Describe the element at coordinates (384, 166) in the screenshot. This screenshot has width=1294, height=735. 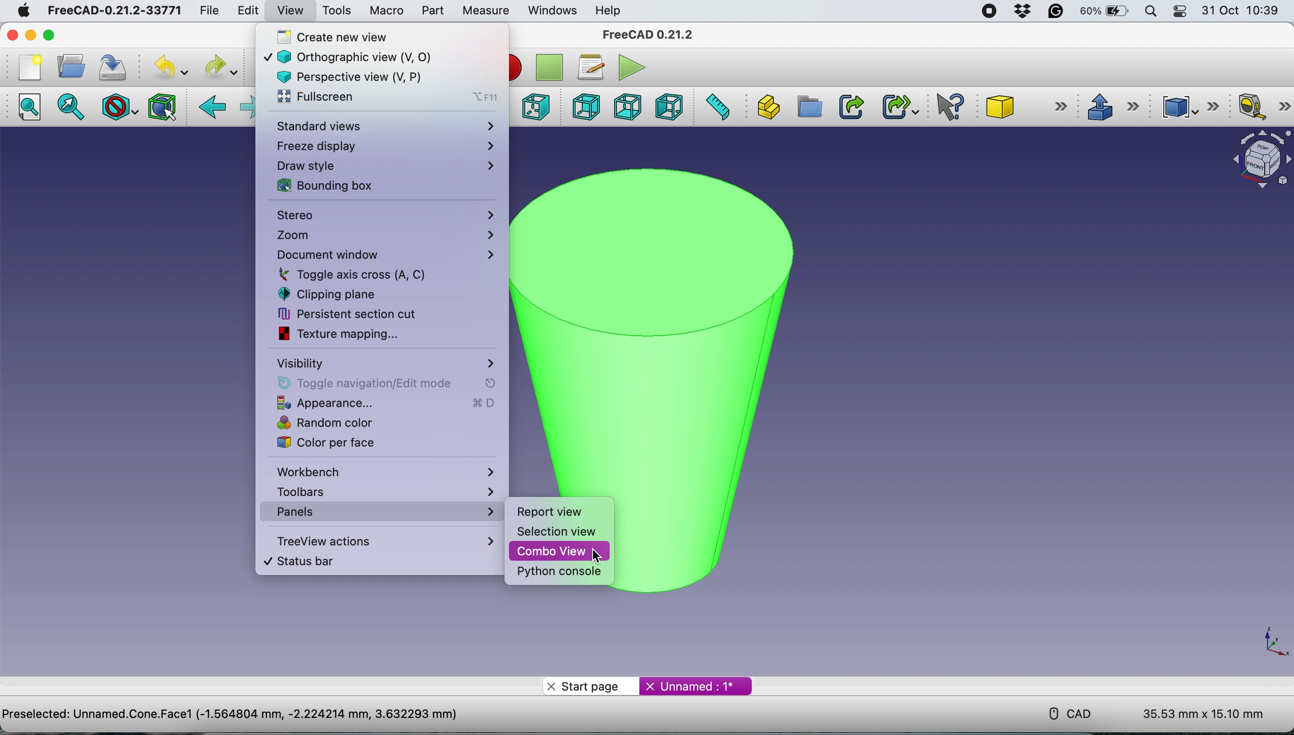
I see `draw style ` at that location.